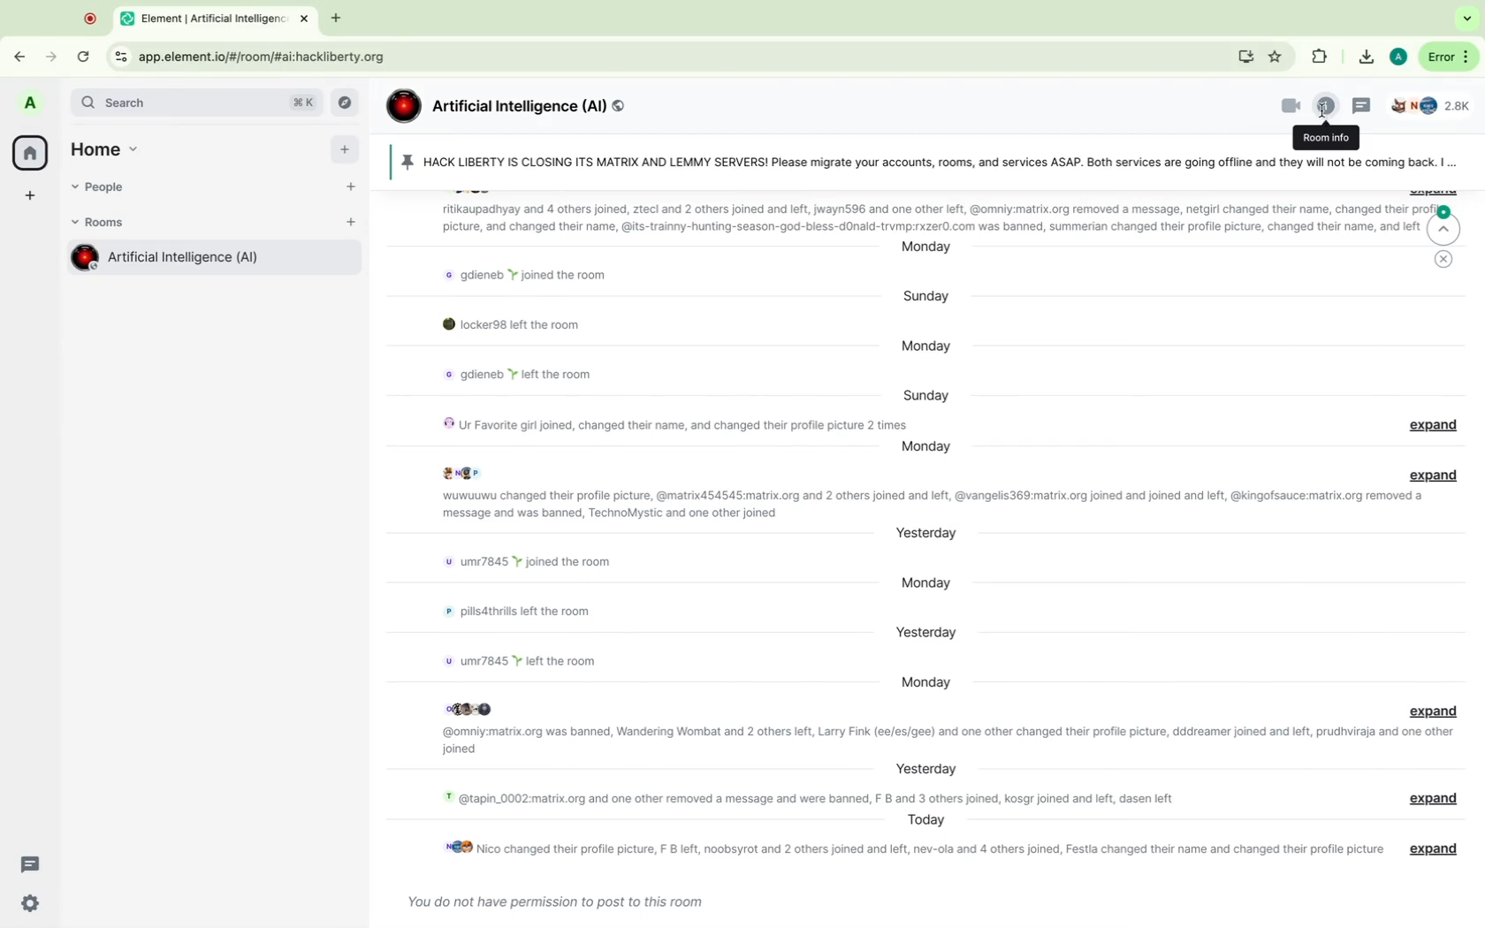 The width and height of the screenshot is (1485, 928). Describe the element at coordinates (1364, 105) in the screenshot. I see `threads` at that location.